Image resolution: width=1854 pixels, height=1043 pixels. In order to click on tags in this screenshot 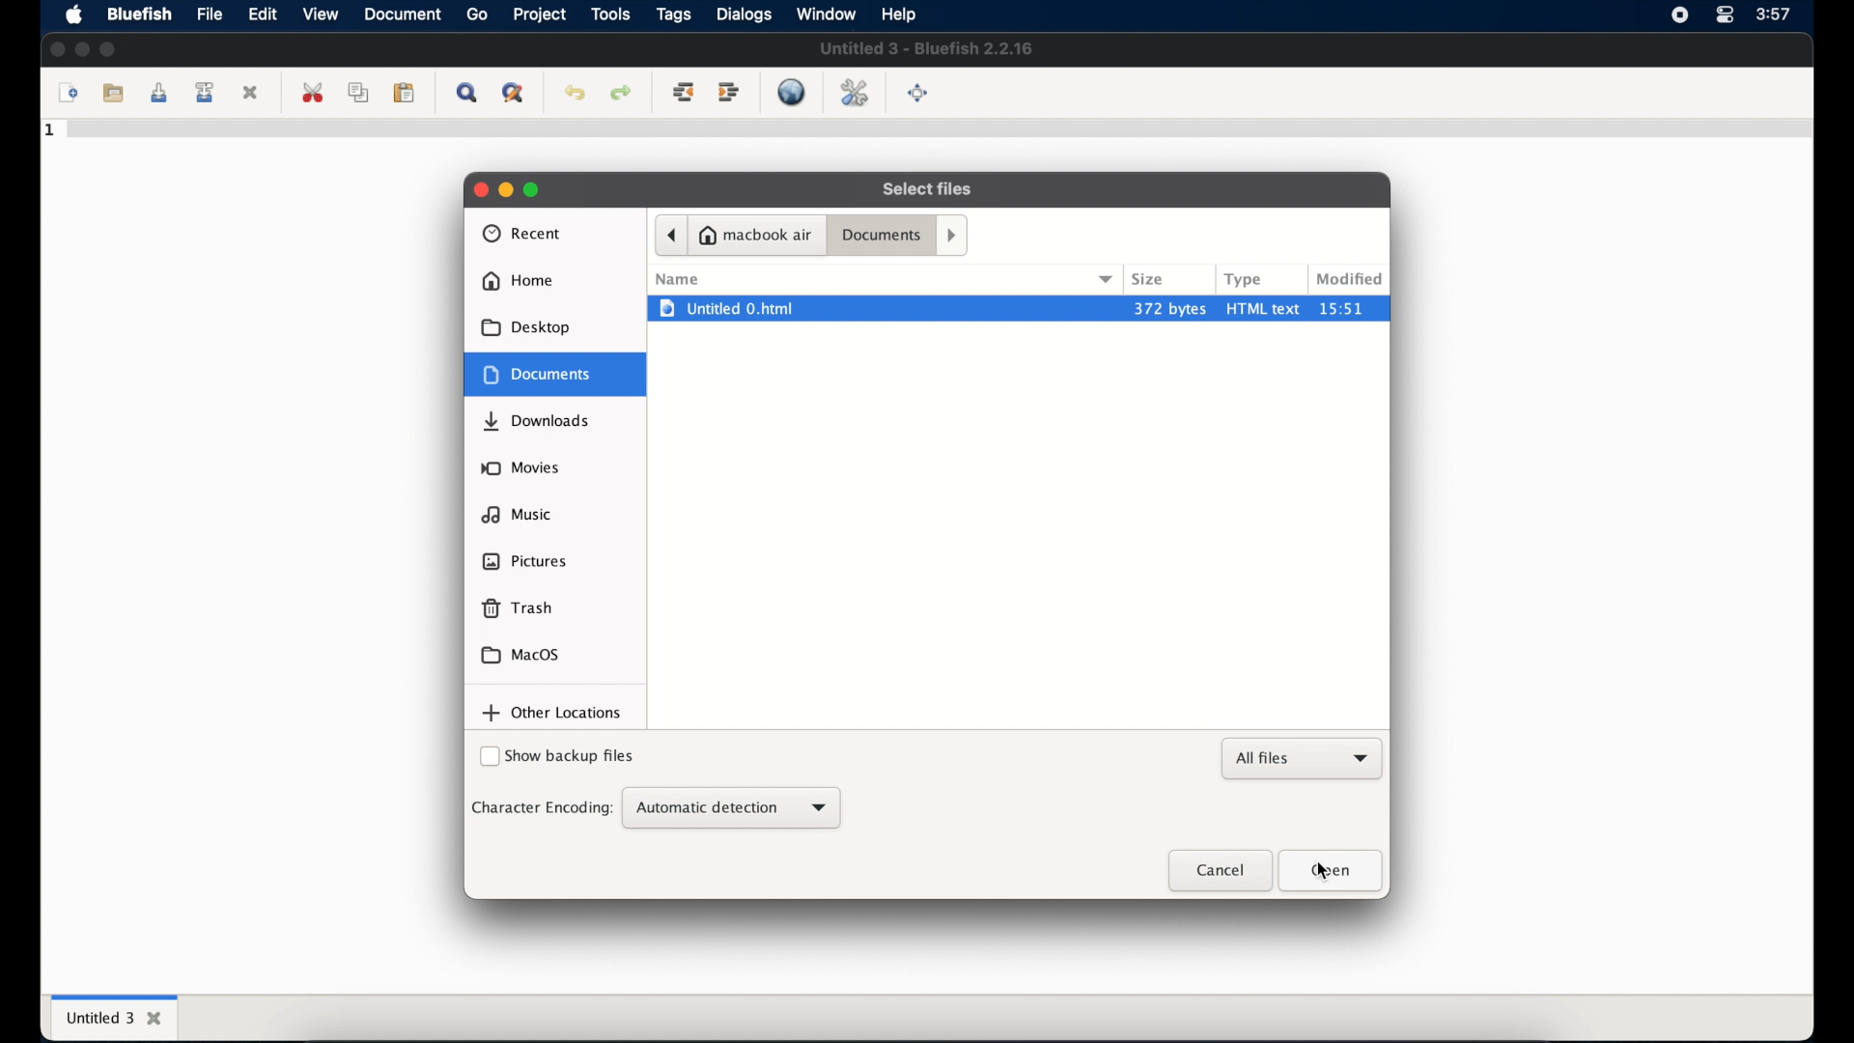, I will do `click(673, 14)`.